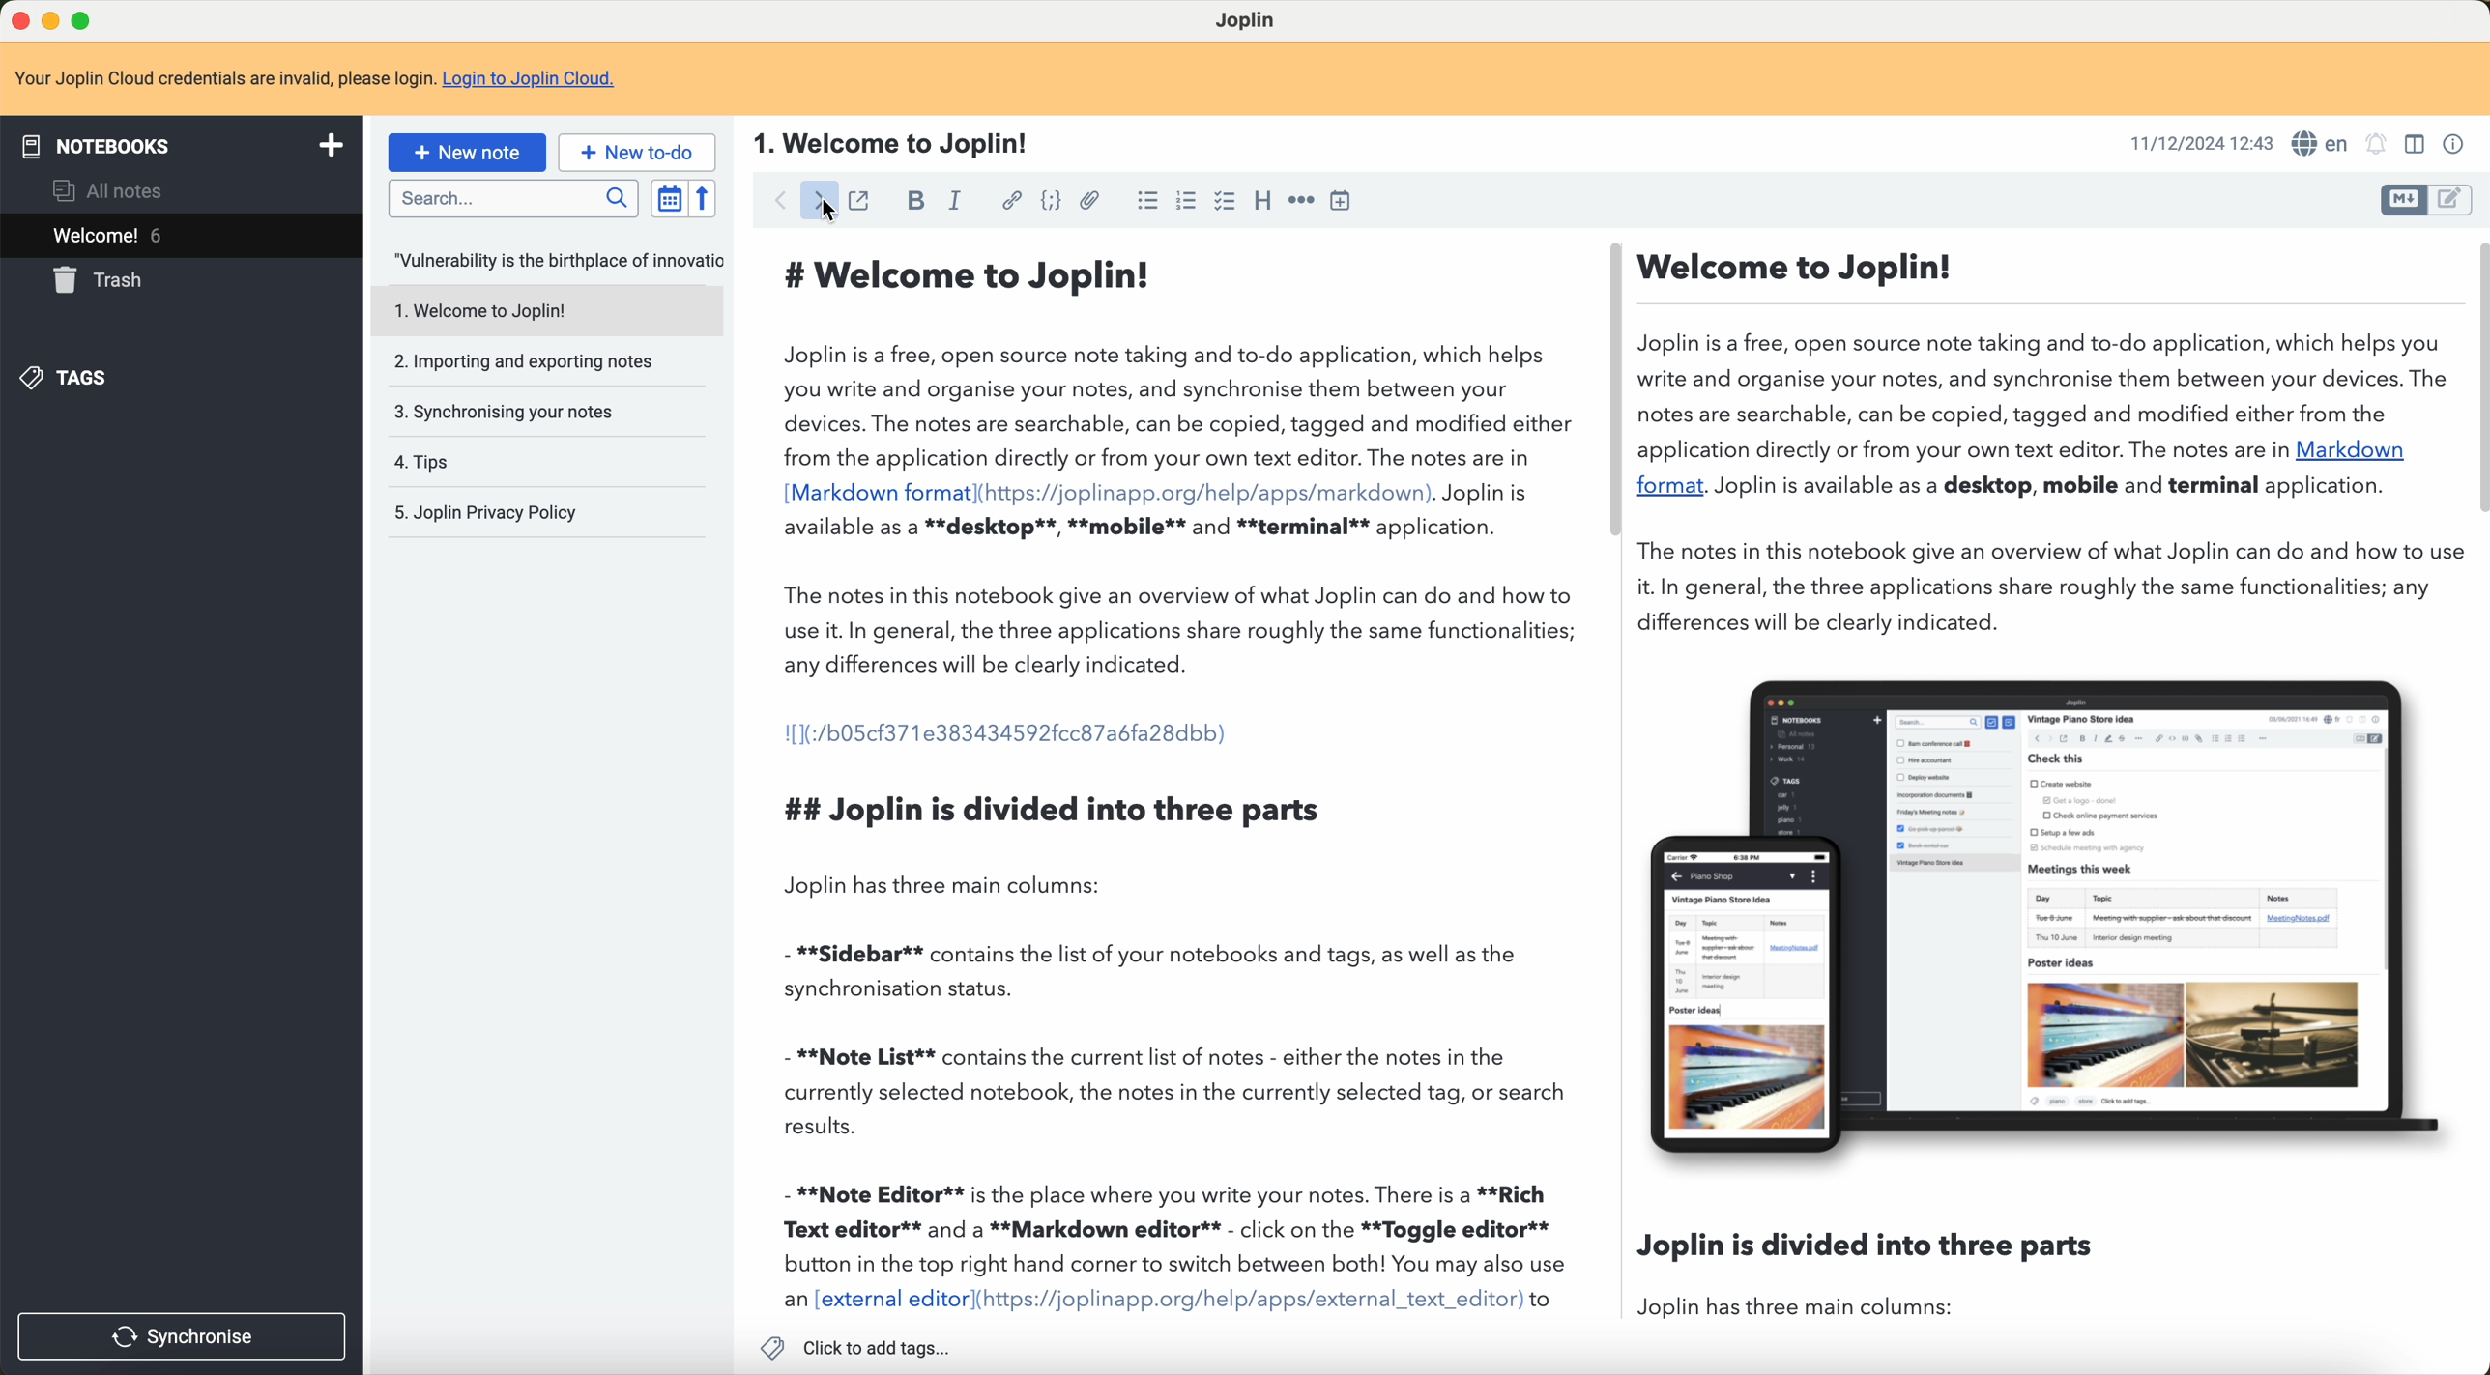  Describe the element at coordinates (539, 75) in the screenshot. I see `Login to Joplin Cloud.` at that location.